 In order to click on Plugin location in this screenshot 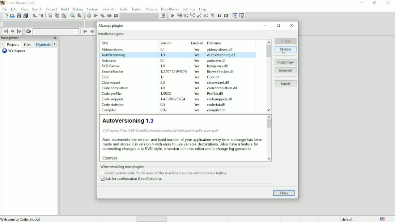, I will do `click(163, 131)`.